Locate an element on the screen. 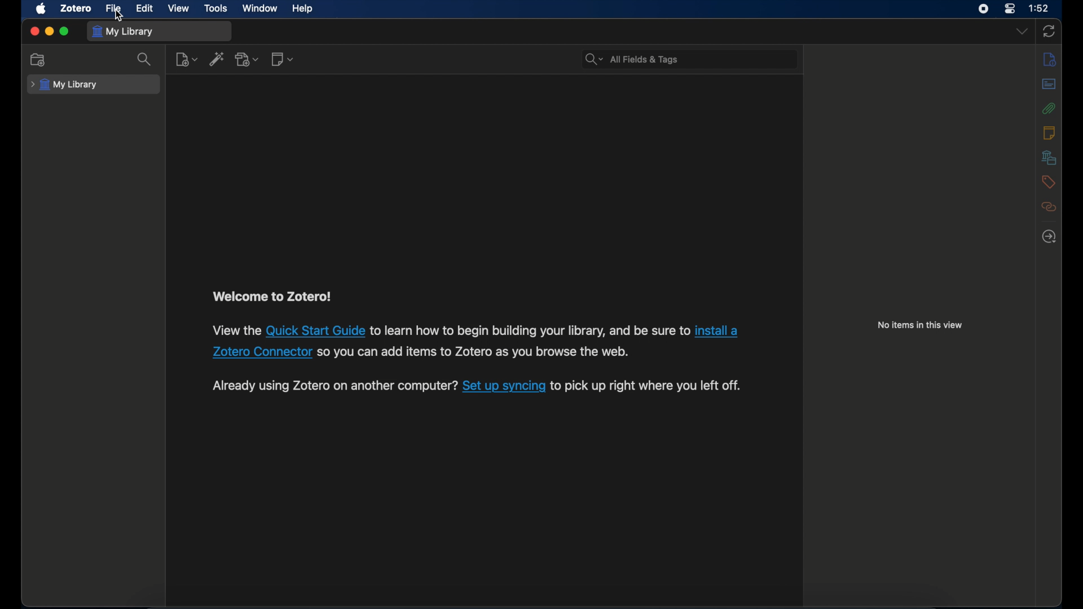 Image resolution: width=1083 pixels, height=609 pixels. notes is located at coordinates (1049, 133).